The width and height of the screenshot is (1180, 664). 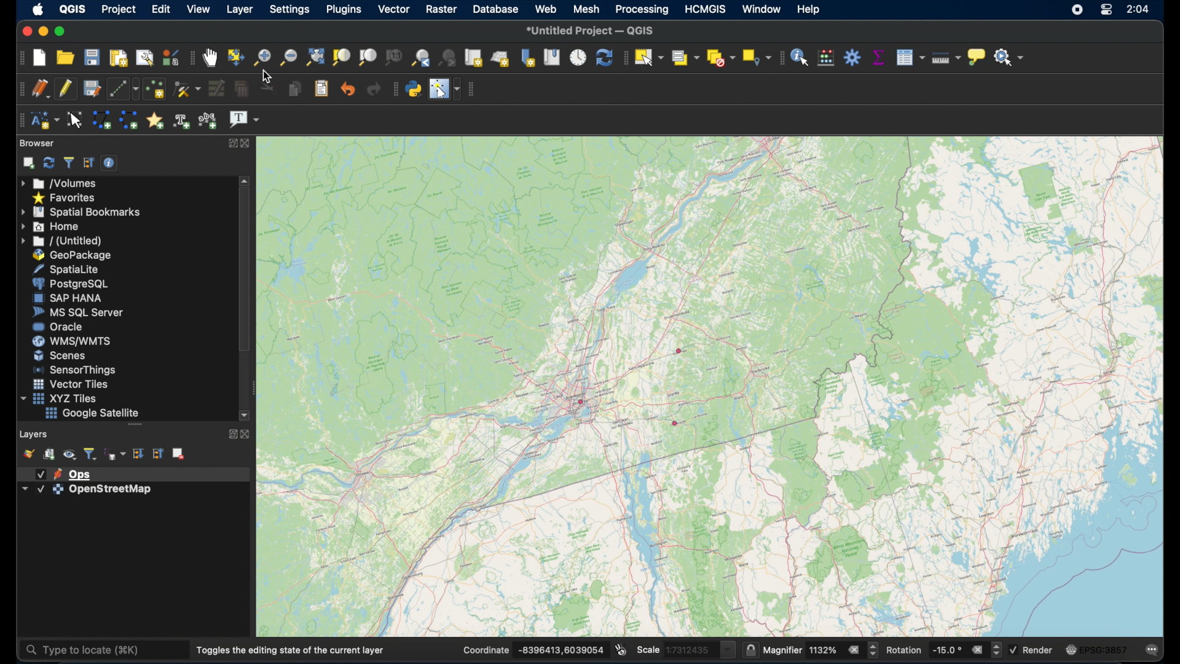 What do you see at coordinates (52, 227) in the screenshot?
I see `home` at bounding box center [52, 227].